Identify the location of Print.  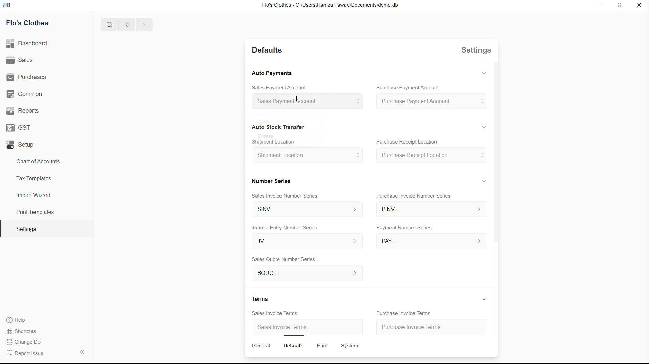
(320, 345).